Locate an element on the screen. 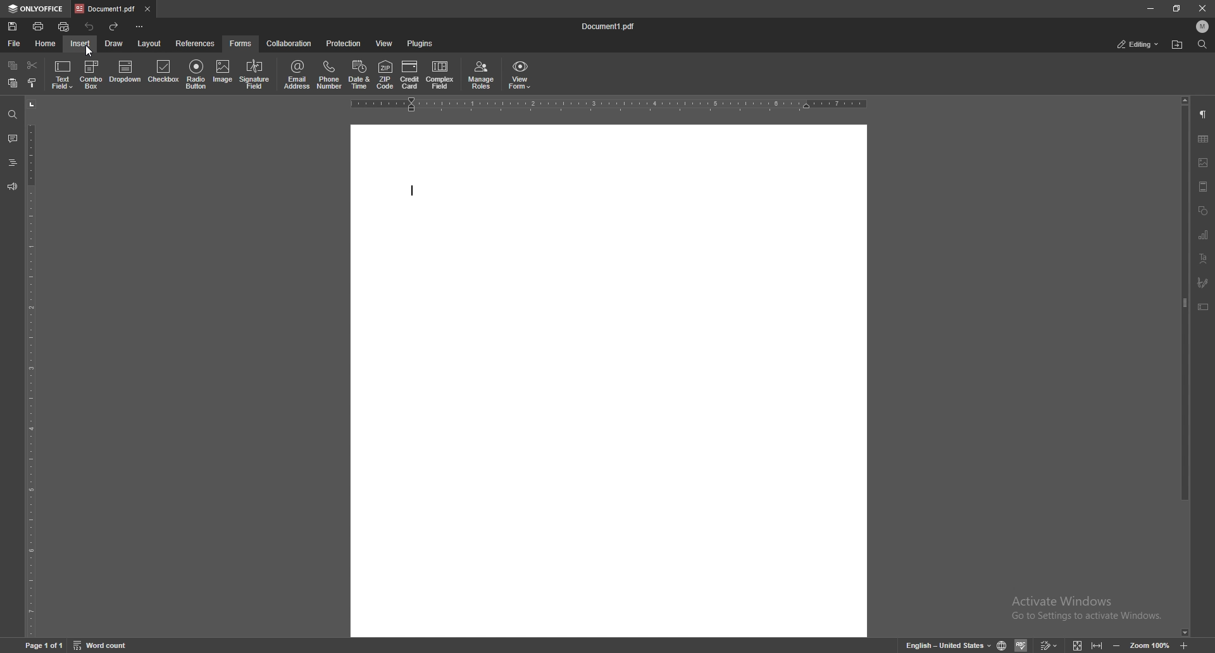 Image resolution: width=1215 pixels, height=653 pixels. text cursor is located at coordinates (412, 192).